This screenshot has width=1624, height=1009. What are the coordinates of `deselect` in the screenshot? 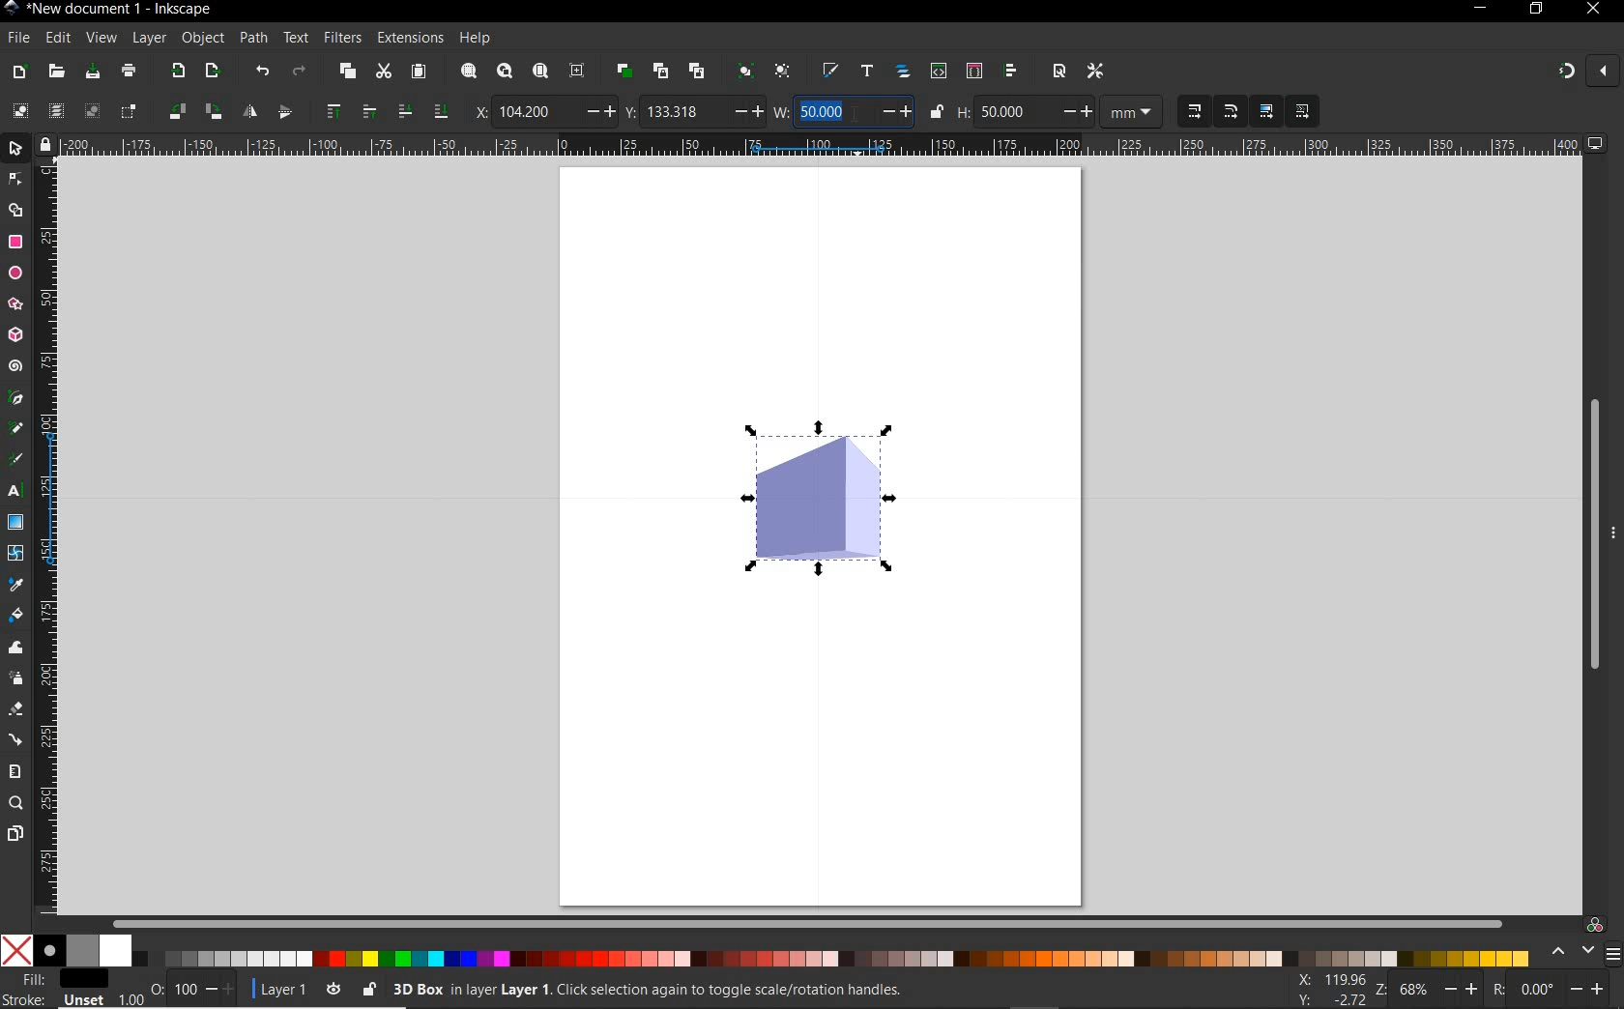 It's located at (91, 112).